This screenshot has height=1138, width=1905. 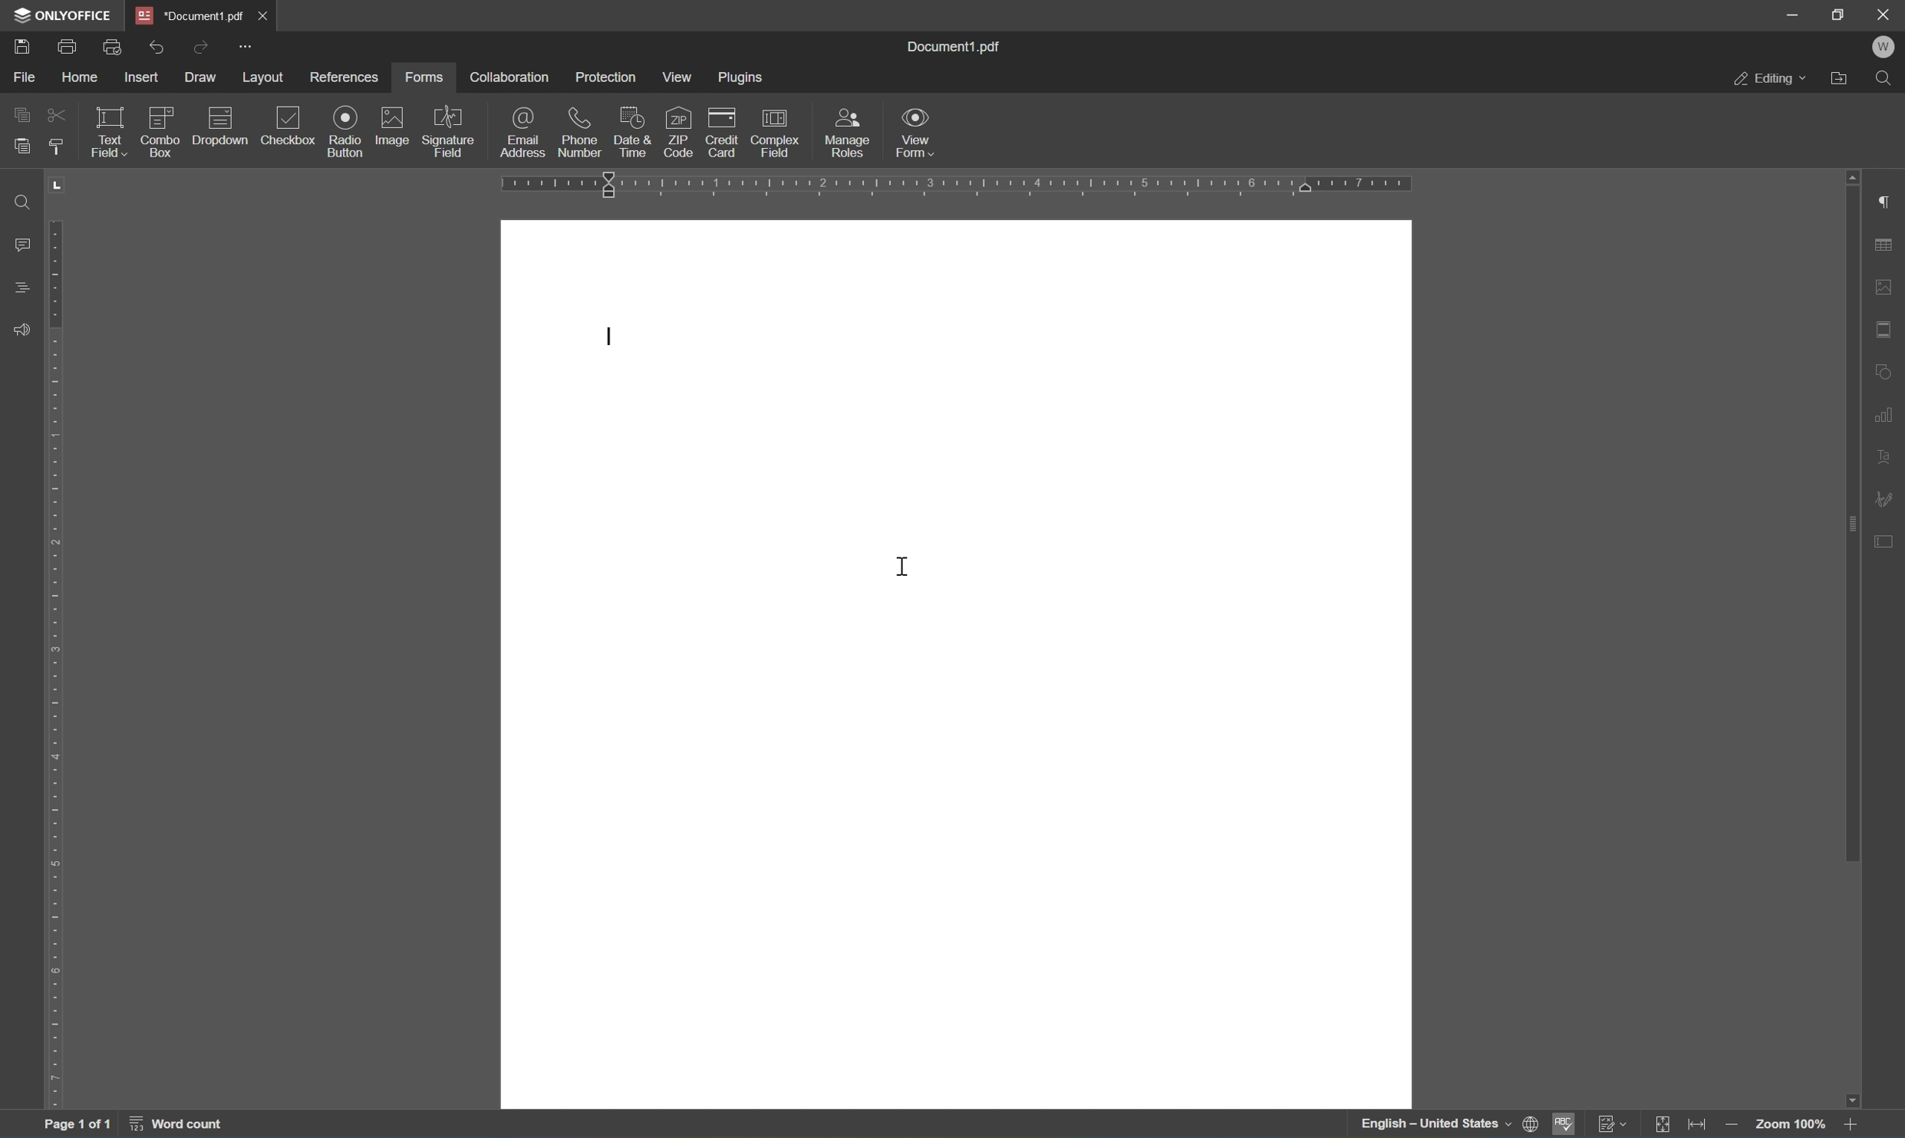 What do you see at coordinates (1887, 457) in the screenshot?
I see `text art settings` at bounding box center [1887, 457].